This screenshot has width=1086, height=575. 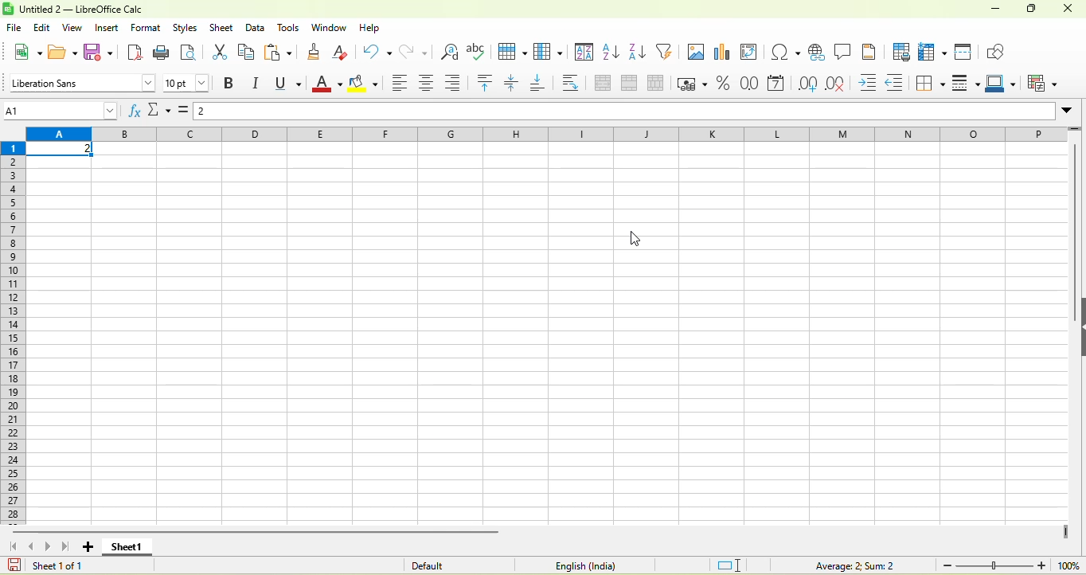 I want to click on default, so click(x=448, y=565).